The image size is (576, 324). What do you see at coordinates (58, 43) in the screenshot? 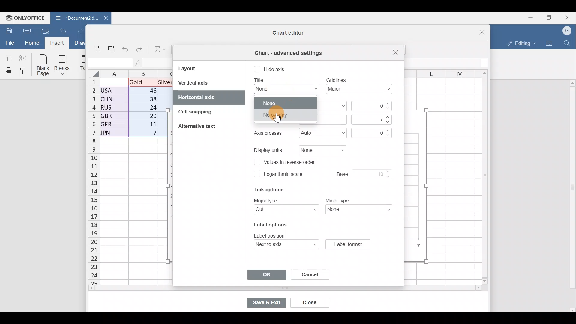
I see `Cursor on Insert` at bounding box center [58, 43].